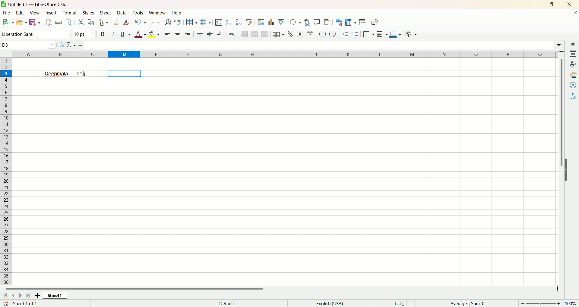  I want to click on New, so click(8, 22).